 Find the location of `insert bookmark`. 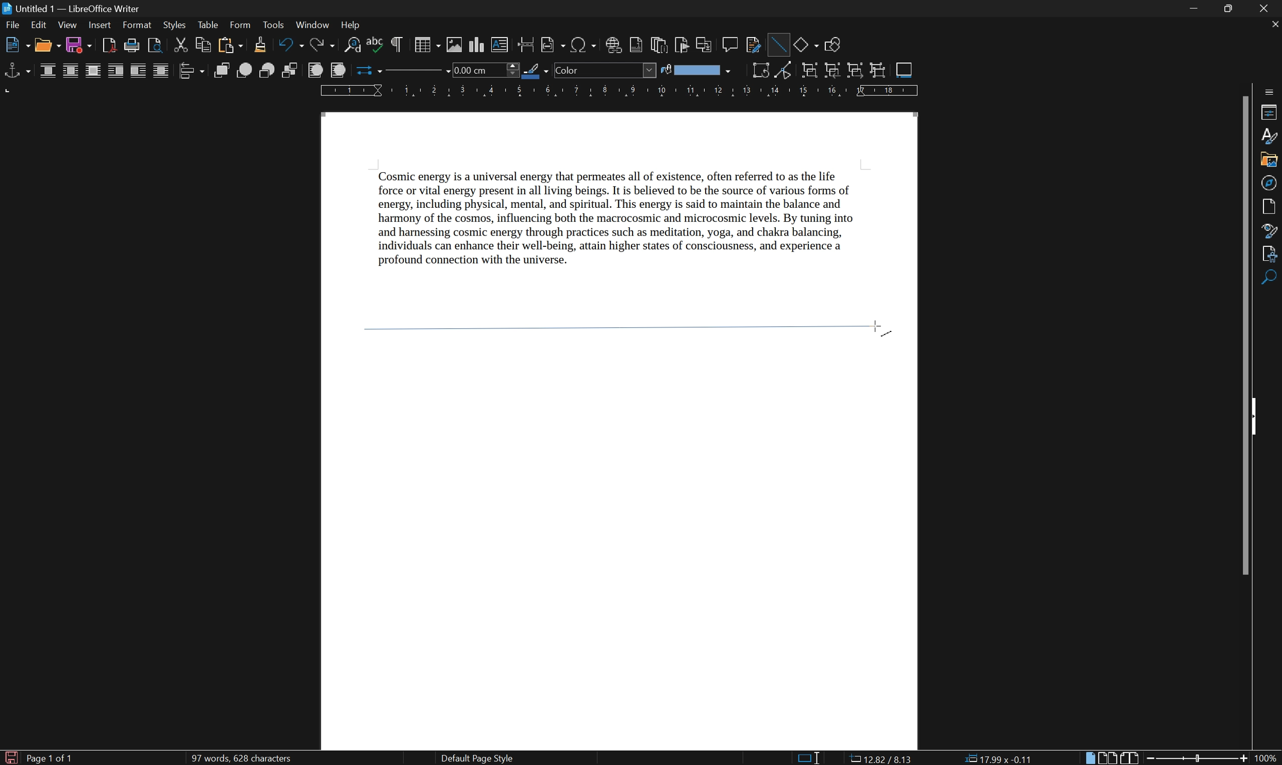

insert bookmark is located at coordinates (685, 46).